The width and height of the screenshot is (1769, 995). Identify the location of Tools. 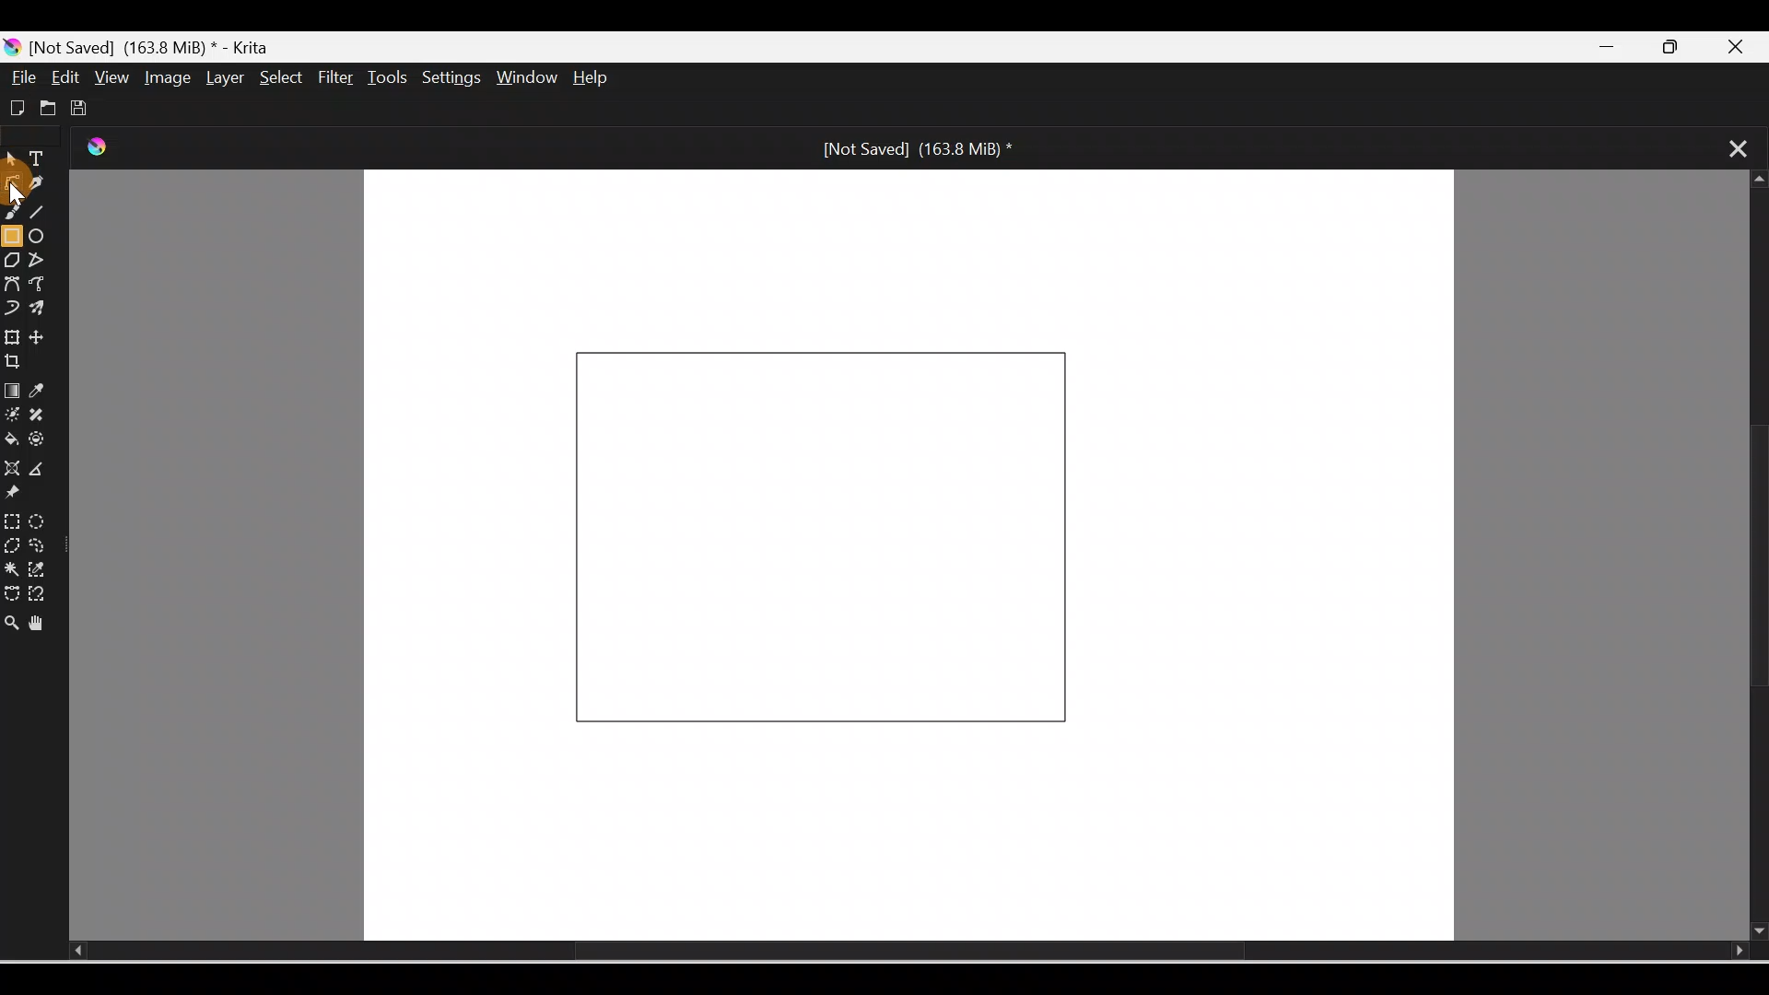
(391, 77).